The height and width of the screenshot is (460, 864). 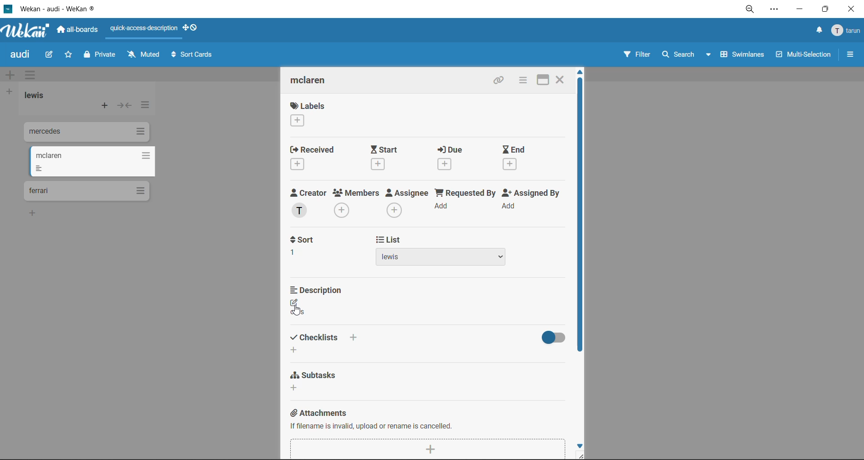 What do you see at coordinates (314, 383) in the screenshot?
I see `subtasks` at bounding box center [314, 383].